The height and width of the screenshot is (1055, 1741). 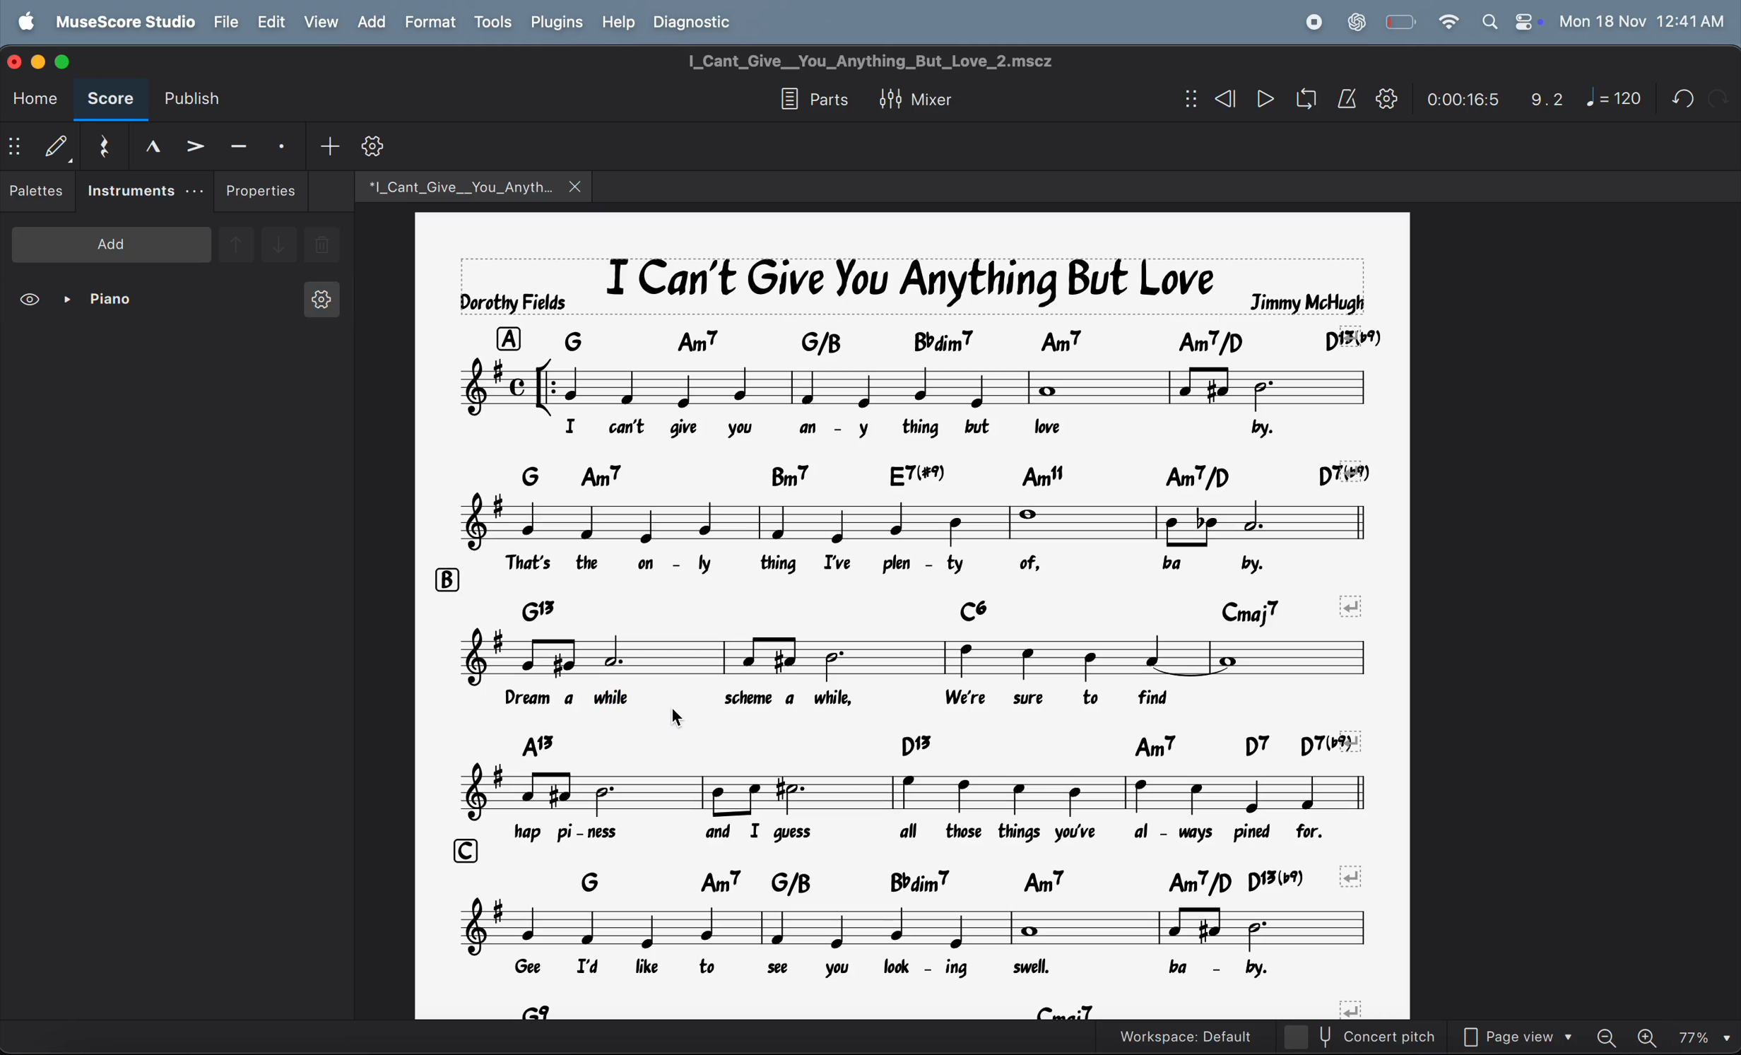 I want to click on minimize, so click(x=41, y=61).